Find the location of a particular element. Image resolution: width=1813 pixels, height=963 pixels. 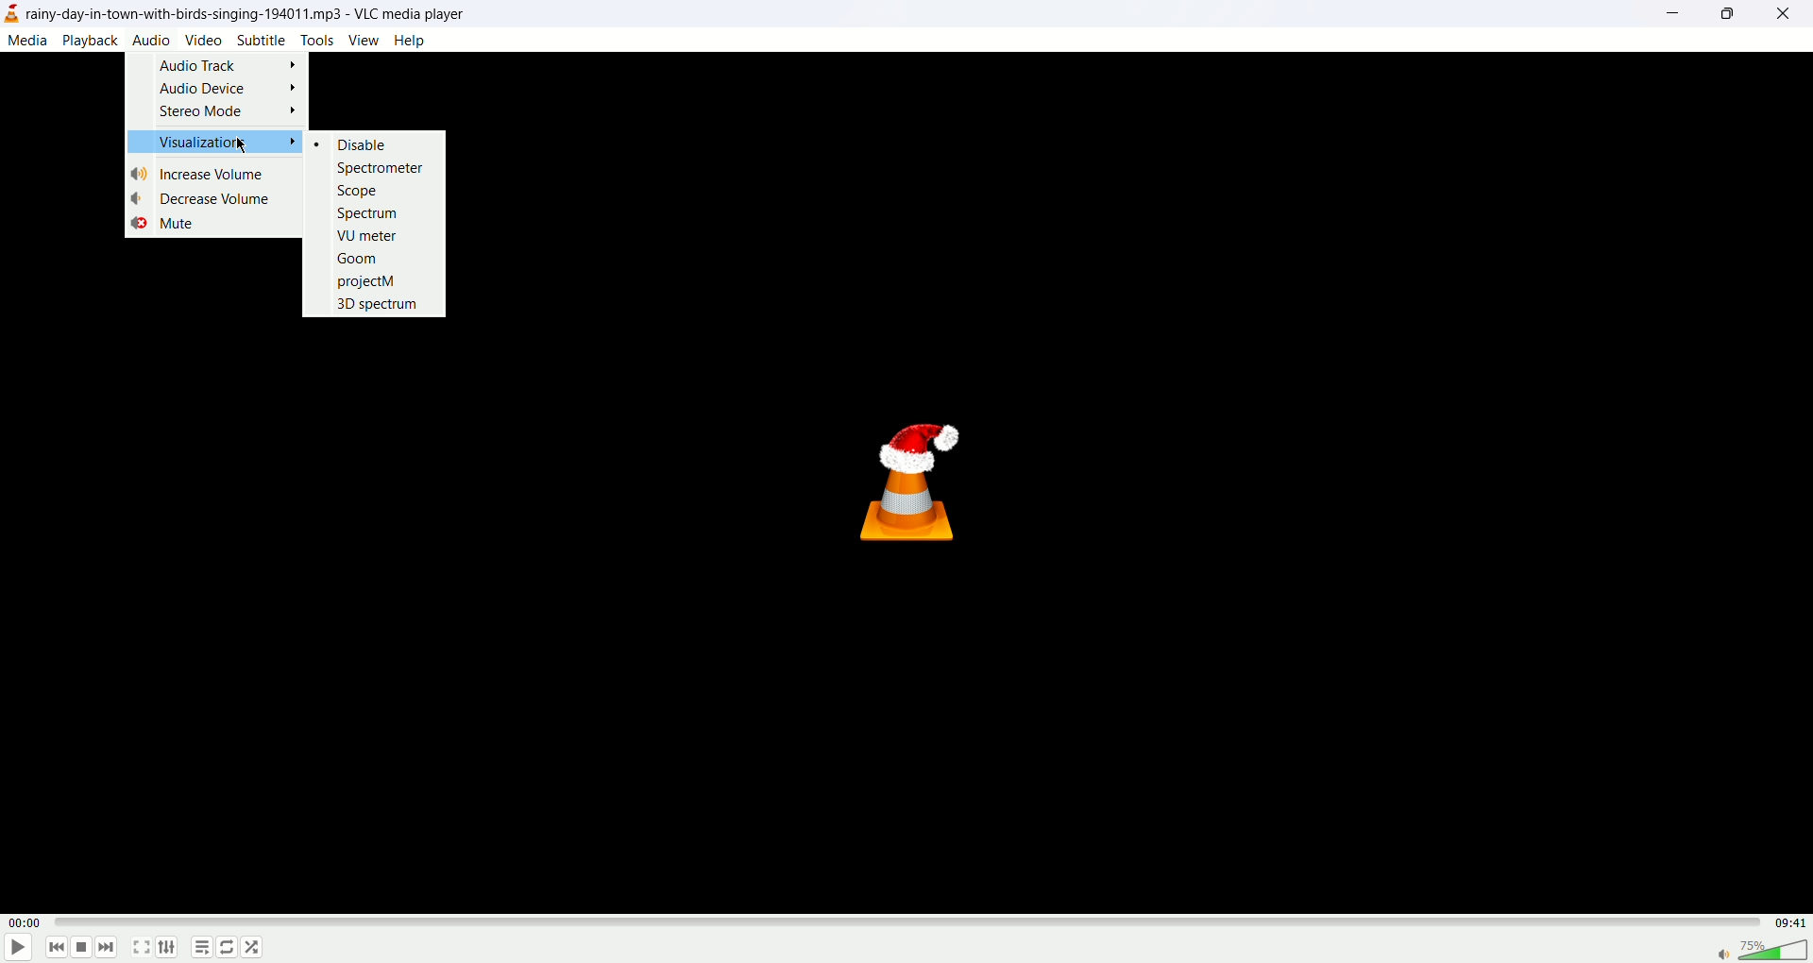

mouse cursor is located at coordinates (240, 144).